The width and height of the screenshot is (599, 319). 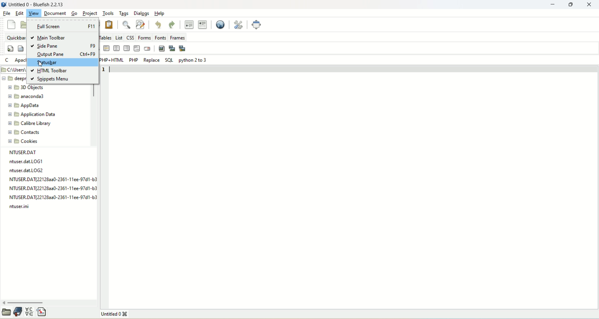 I want to click on dialogs, so click(x=141, y=13).